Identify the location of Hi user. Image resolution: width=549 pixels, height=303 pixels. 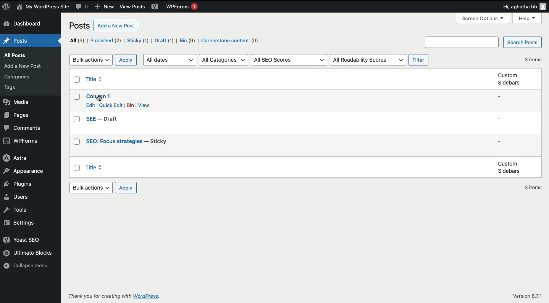
(525, 7).